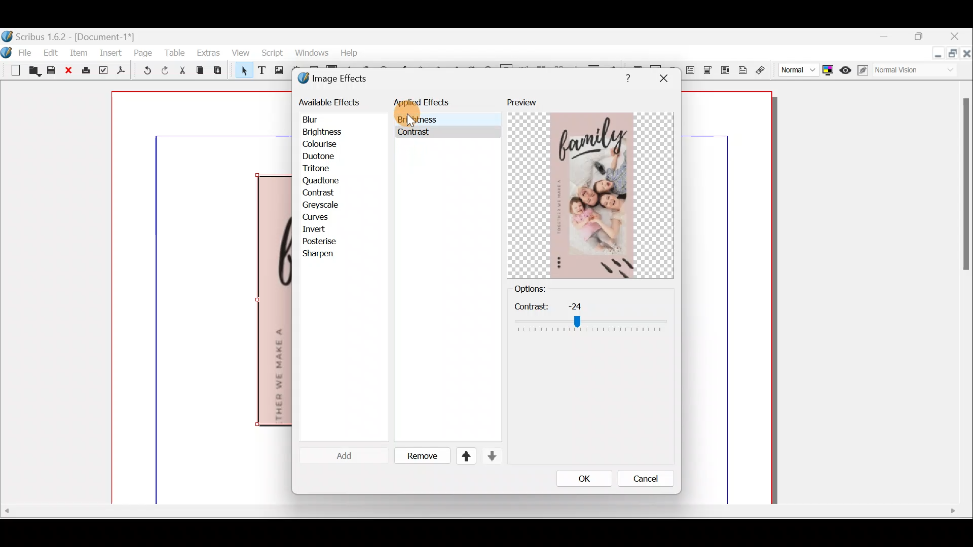 The width and height of the screenshot is (973, 547). I want to click on Applied effects, so click(430, 105).